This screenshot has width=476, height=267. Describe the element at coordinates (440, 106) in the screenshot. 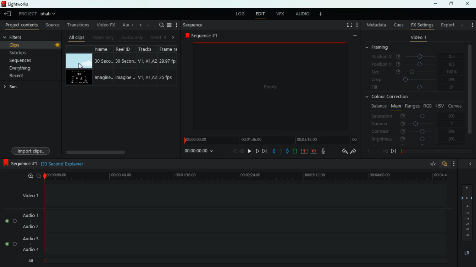

I see `hsv` at that location.